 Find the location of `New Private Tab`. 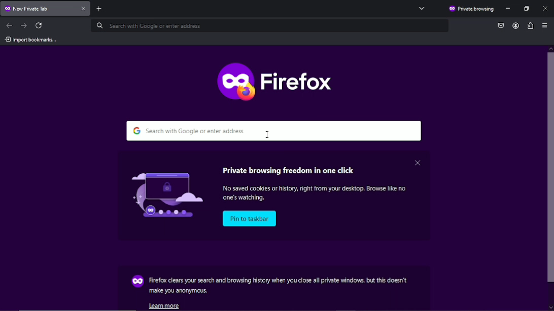

New Private Tab is located at coordinates (38, 8).